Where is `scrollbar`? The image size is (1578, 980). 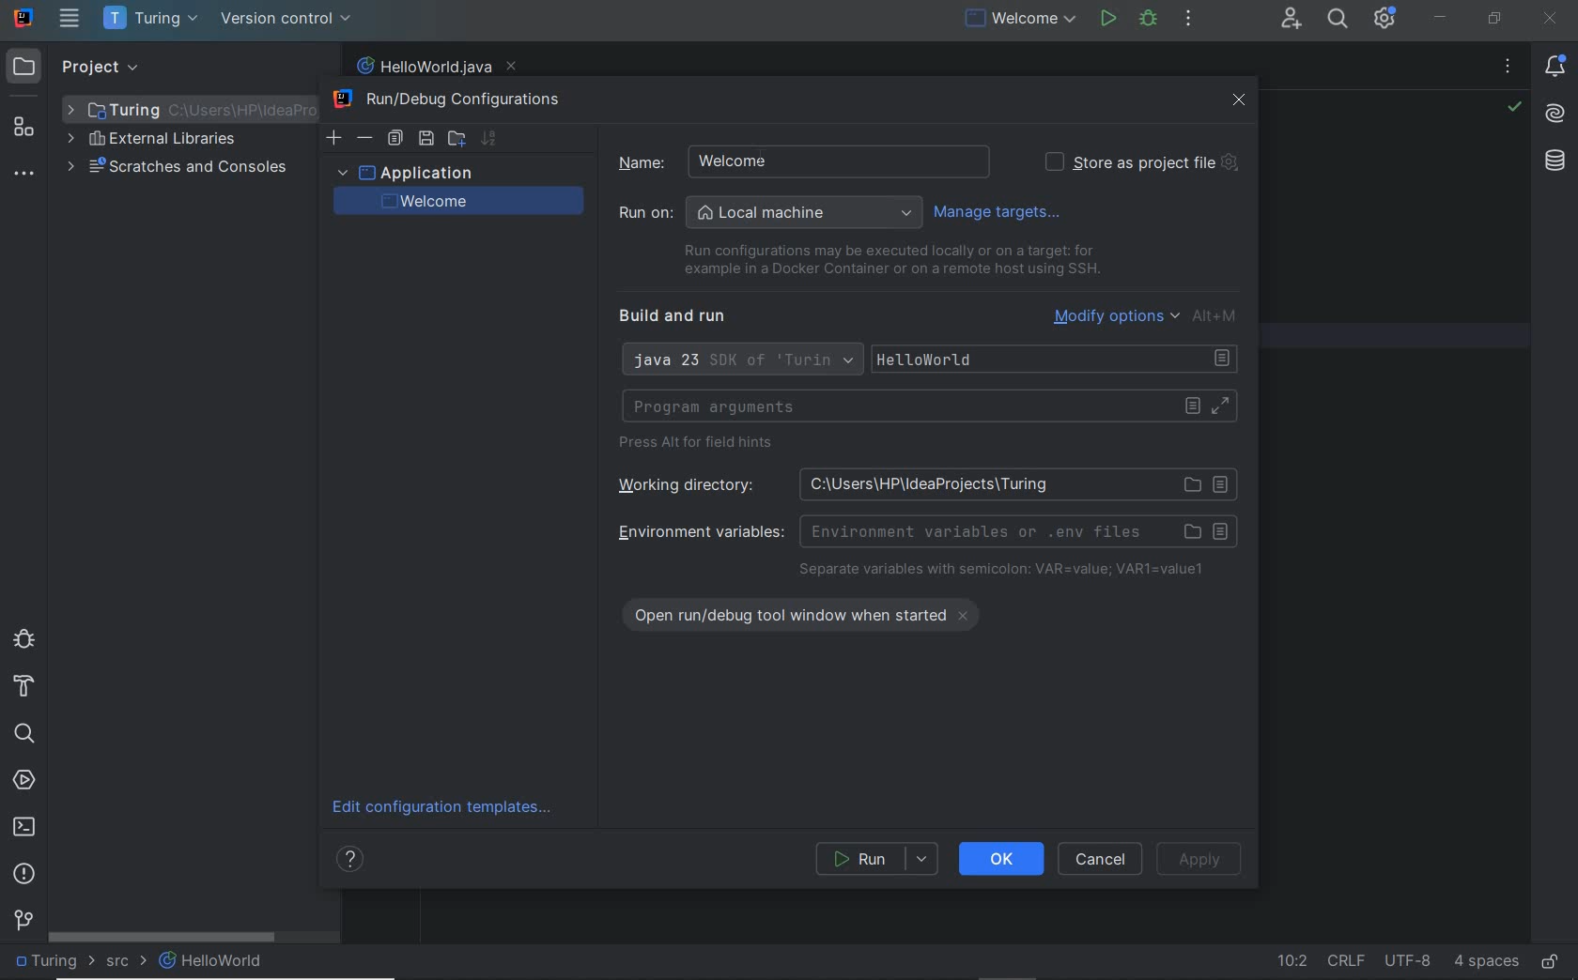 scrollbar is located at coordinates (162, 937).